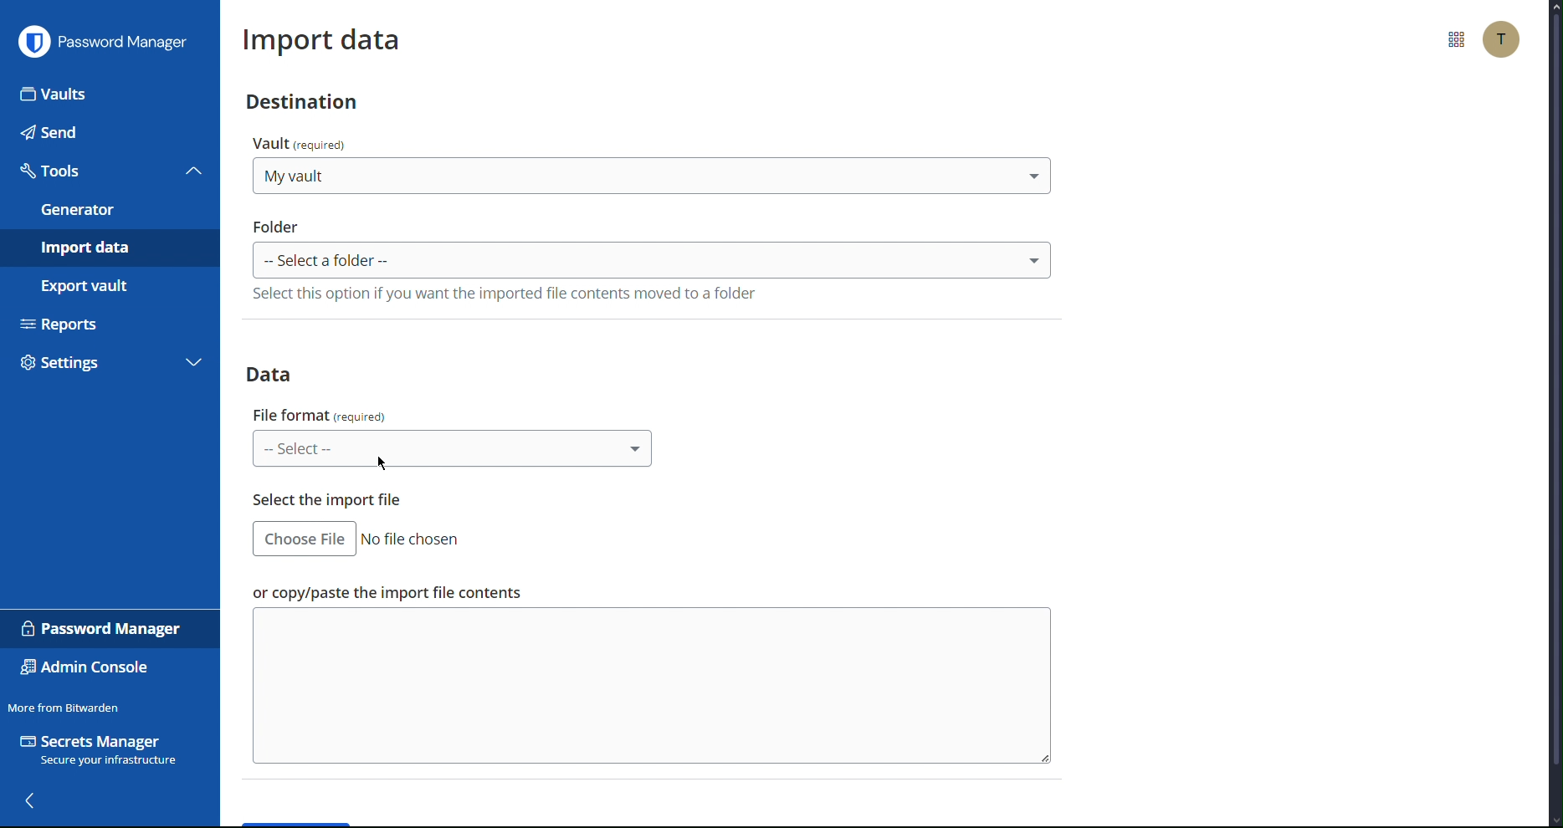  Describe the element at coordinates (103, 285) in the screenshot. I see `Export vault` at that location.